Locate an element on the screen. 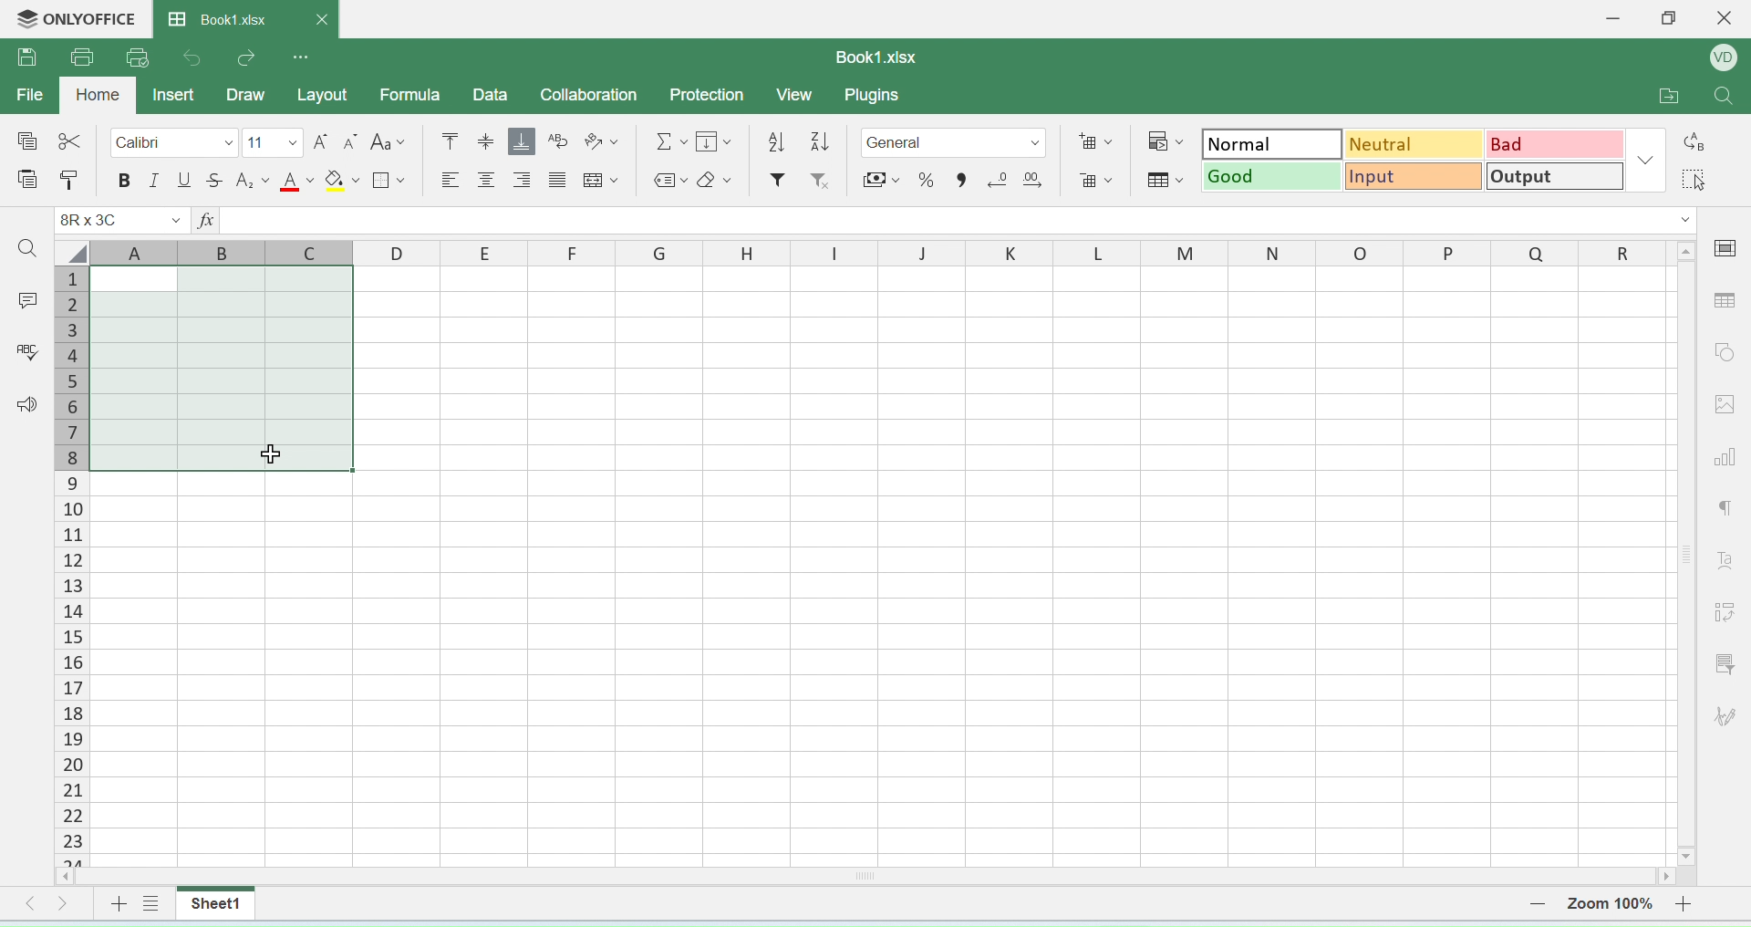  subscript is located at coordinates (252, 180).